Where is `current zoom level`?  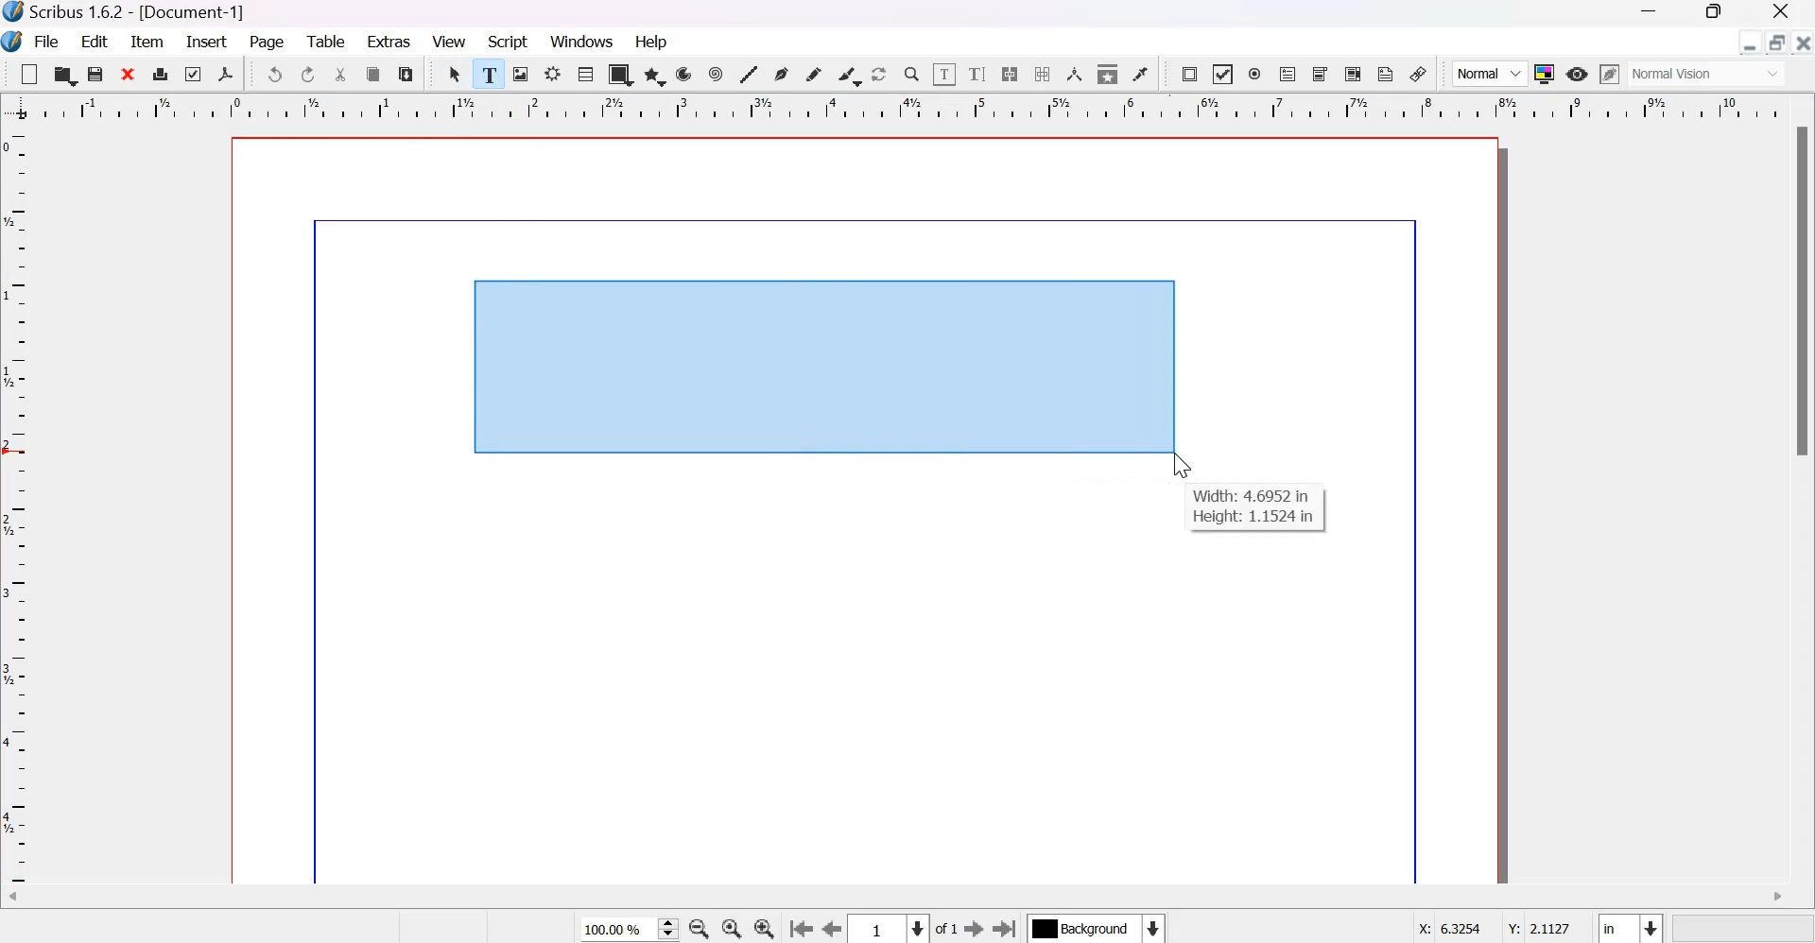
current zoom level is located at coordinates (629, 930).